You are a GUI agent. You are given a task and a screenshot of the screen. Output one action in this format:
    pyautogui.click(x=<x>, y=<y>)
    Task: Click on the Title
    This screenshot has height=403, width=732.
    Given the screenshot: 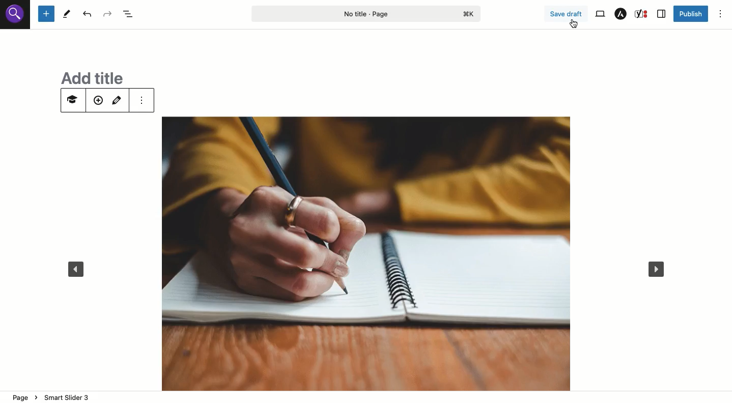 What is the action you would take?
    pyautogui.click(x=88, y=76)
    